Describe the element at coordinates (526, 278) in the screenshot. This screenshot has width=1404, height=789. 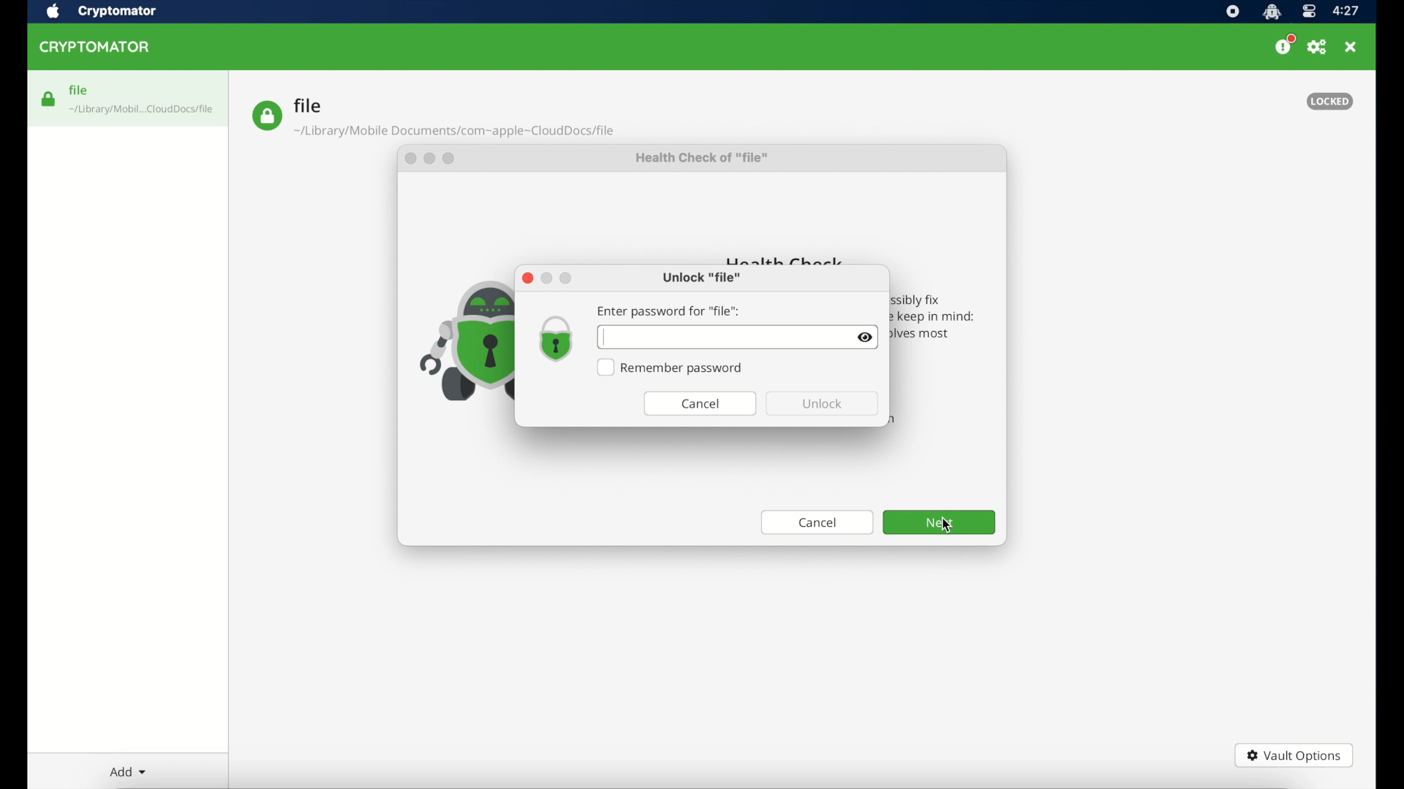
I see `close` at that location.